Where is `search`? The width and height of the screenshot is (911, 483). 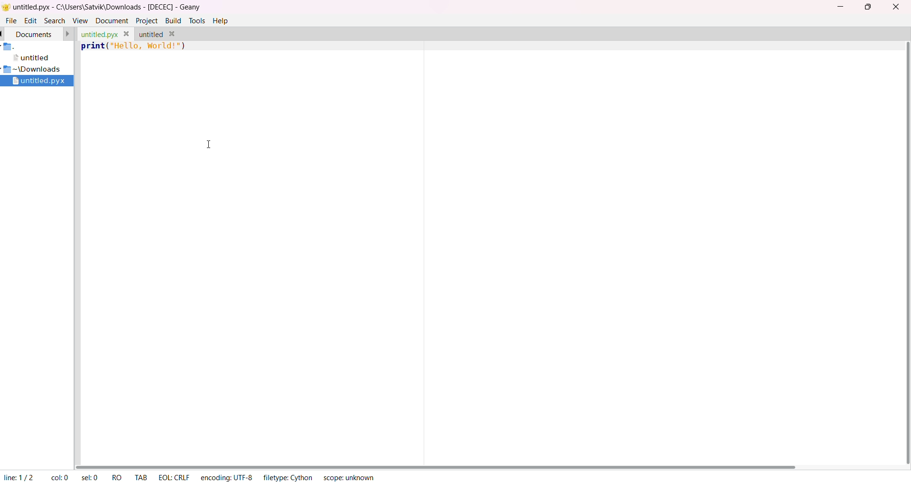
search is located at coordinates (55, 20).